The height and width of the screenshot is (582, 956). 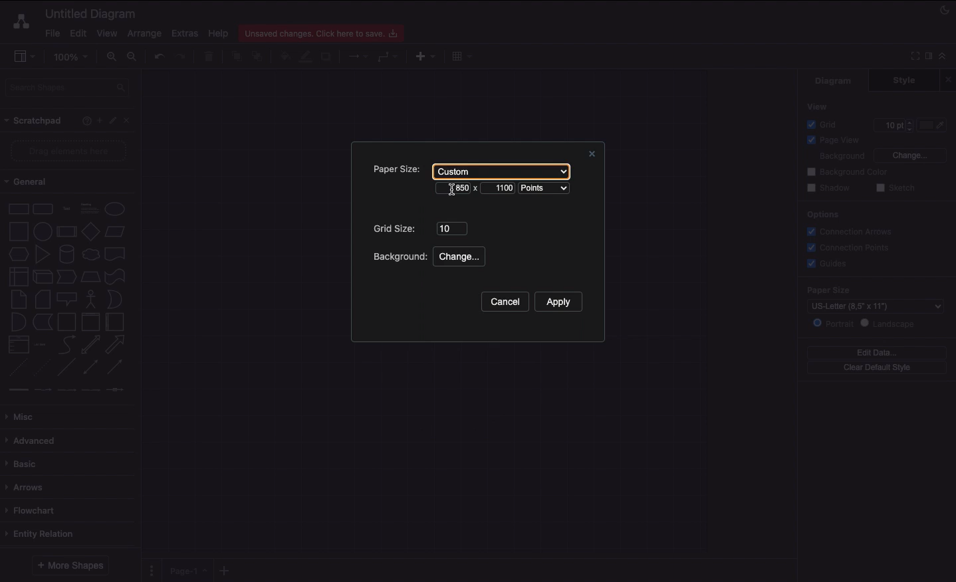 What do you see at coordinates (323, 31) in the screenshot?
I see `Unsaved changes` at bounding box center [323, 31].